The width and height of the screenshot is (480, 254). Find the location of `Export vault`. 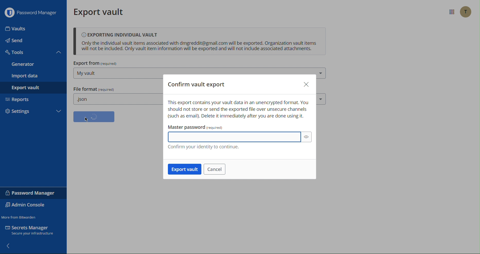

Export vault is located at coordinates (100, 11).